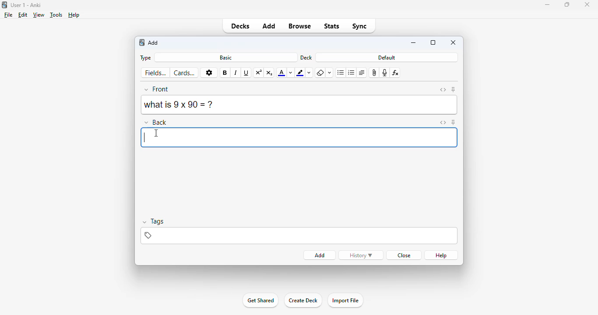 The image size is (598, 315). I want to click on view, so click(39, 14).